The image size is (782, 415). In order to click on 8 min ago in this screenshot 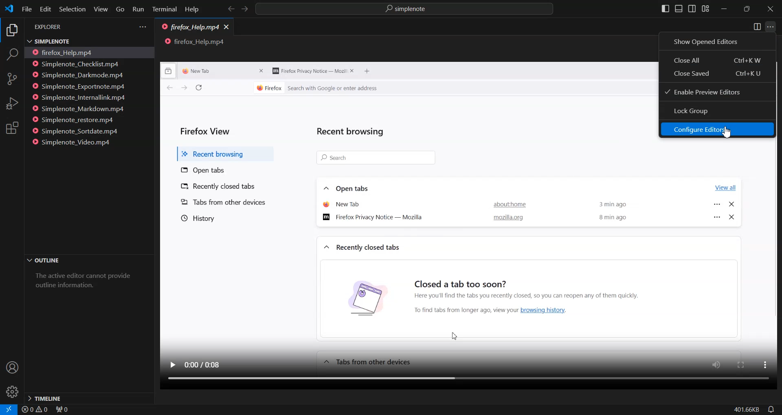, I will do `click(613, 218)`.